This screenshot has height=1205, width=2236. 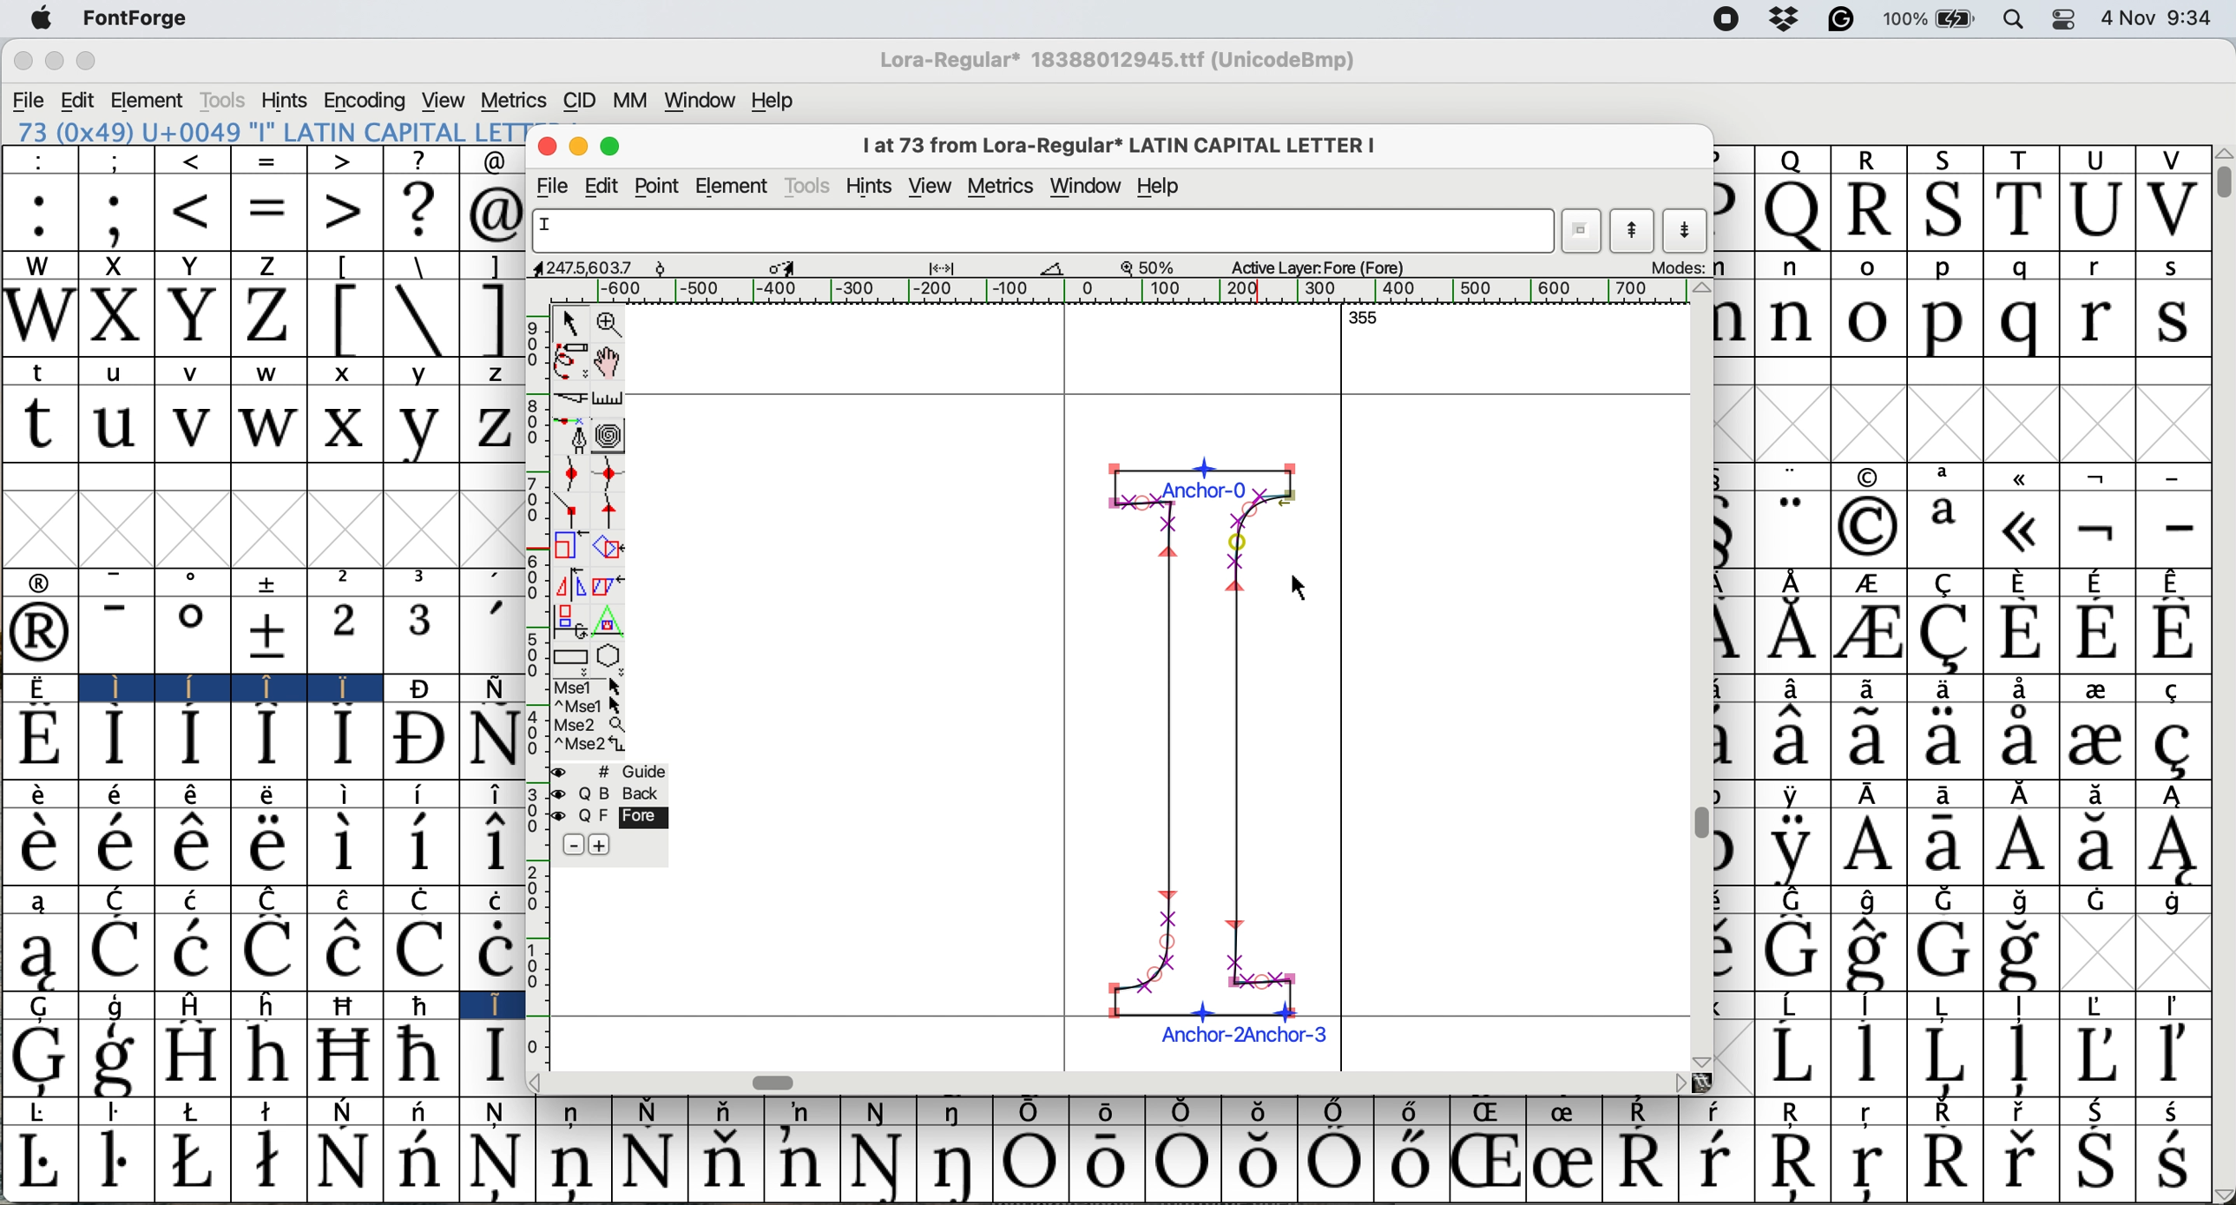 I want to click on X, so click(x=115, y=319).